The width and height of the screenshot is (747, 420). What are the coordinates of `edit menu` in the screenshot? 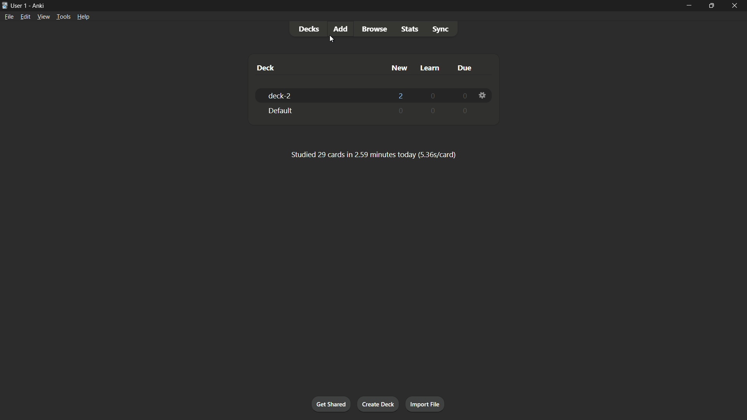 It's located at (25, 17).